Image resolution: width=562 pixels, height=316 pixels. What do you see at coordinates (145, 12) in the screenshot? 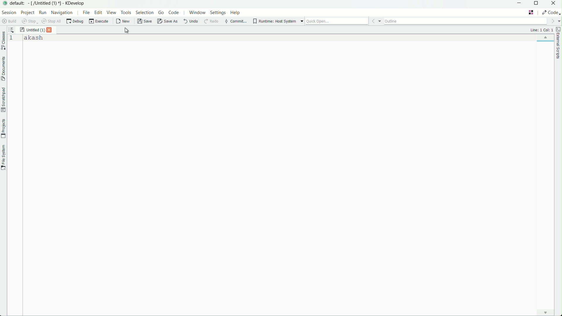
I see `selection` at bounding box center [145, 12].